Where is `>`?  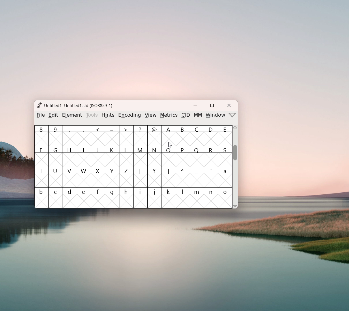
> is located at coordinates (126, 136).